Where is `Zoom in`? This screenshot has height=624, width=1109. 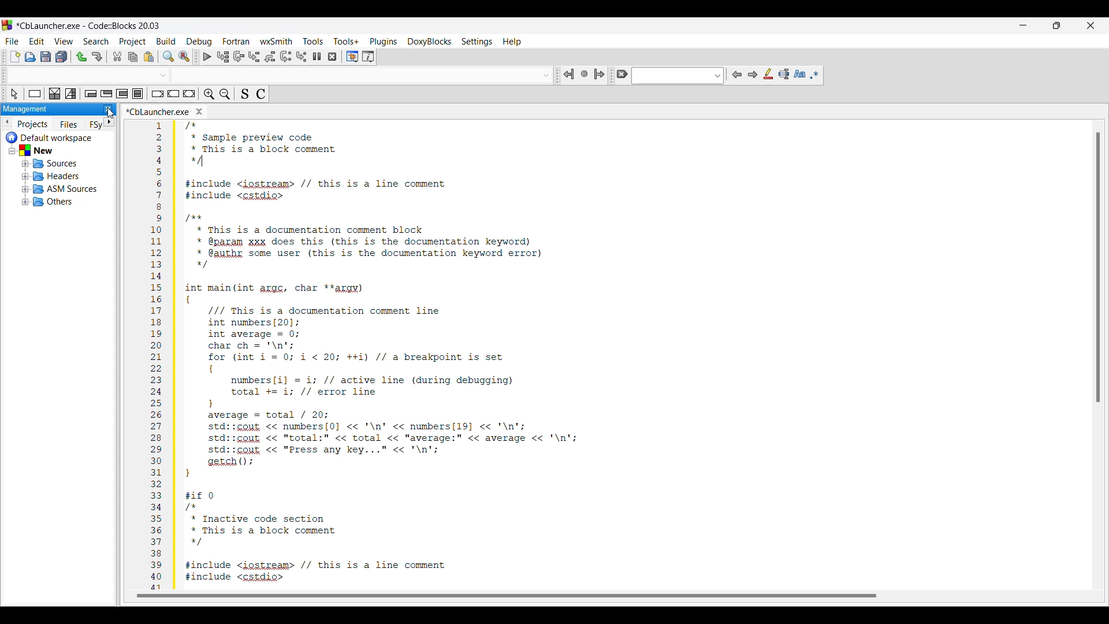
Zoom in is located at coordinates (209, 94).